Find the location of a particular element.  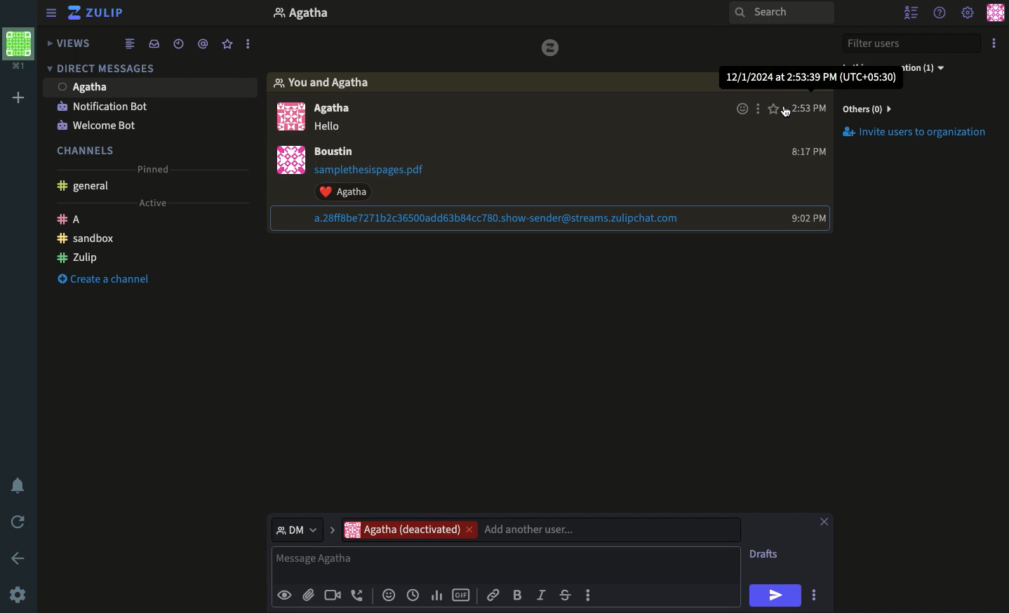

Video is located at coordinates (333, 595).